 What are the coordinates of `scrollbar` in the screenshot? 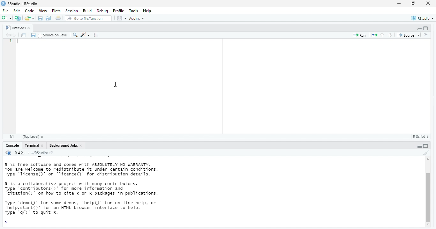 It's located at (428, 191).